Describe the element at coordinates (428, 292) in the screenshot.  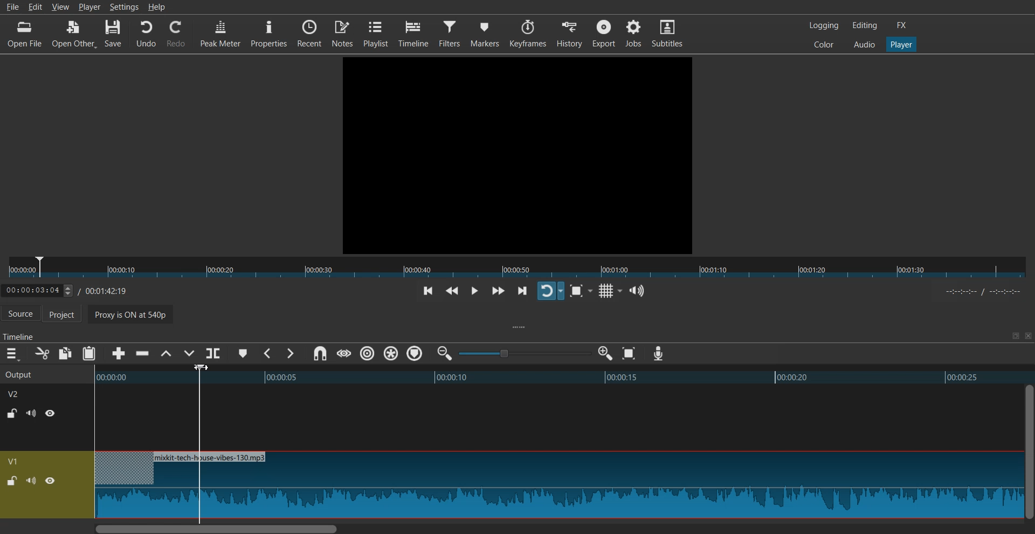
I see `Skip to previous point` at that location.